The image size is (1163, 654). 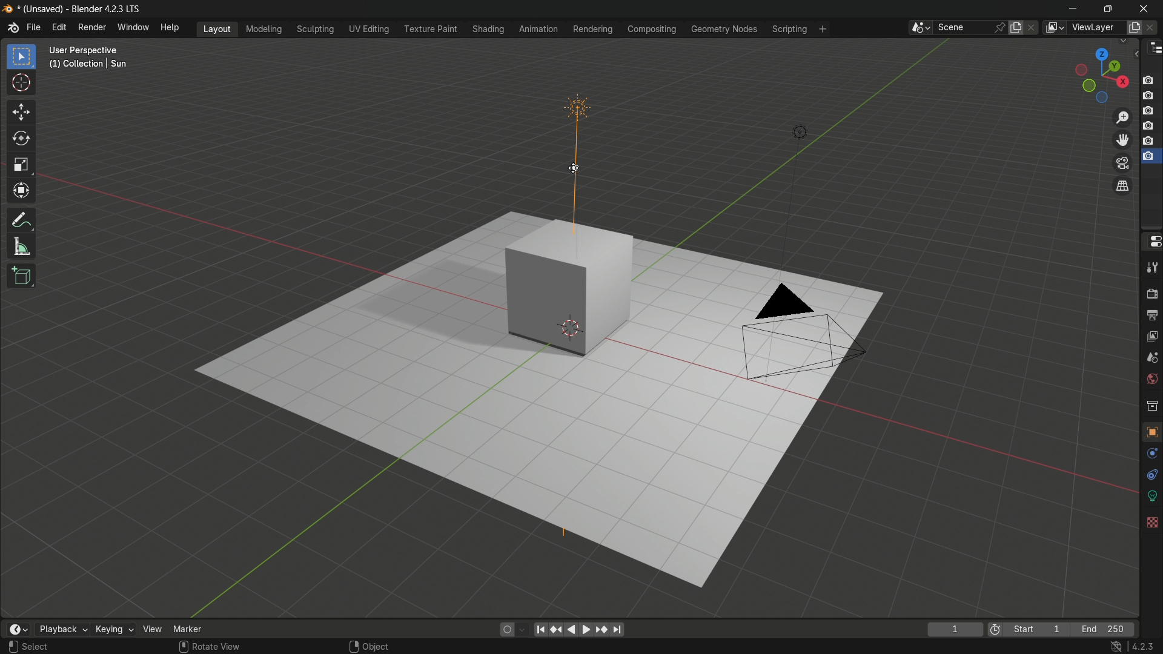 What do you see at coordinates (1147, 7) in the screenshot?
I see `close app` at bounding box center [1147, 7].